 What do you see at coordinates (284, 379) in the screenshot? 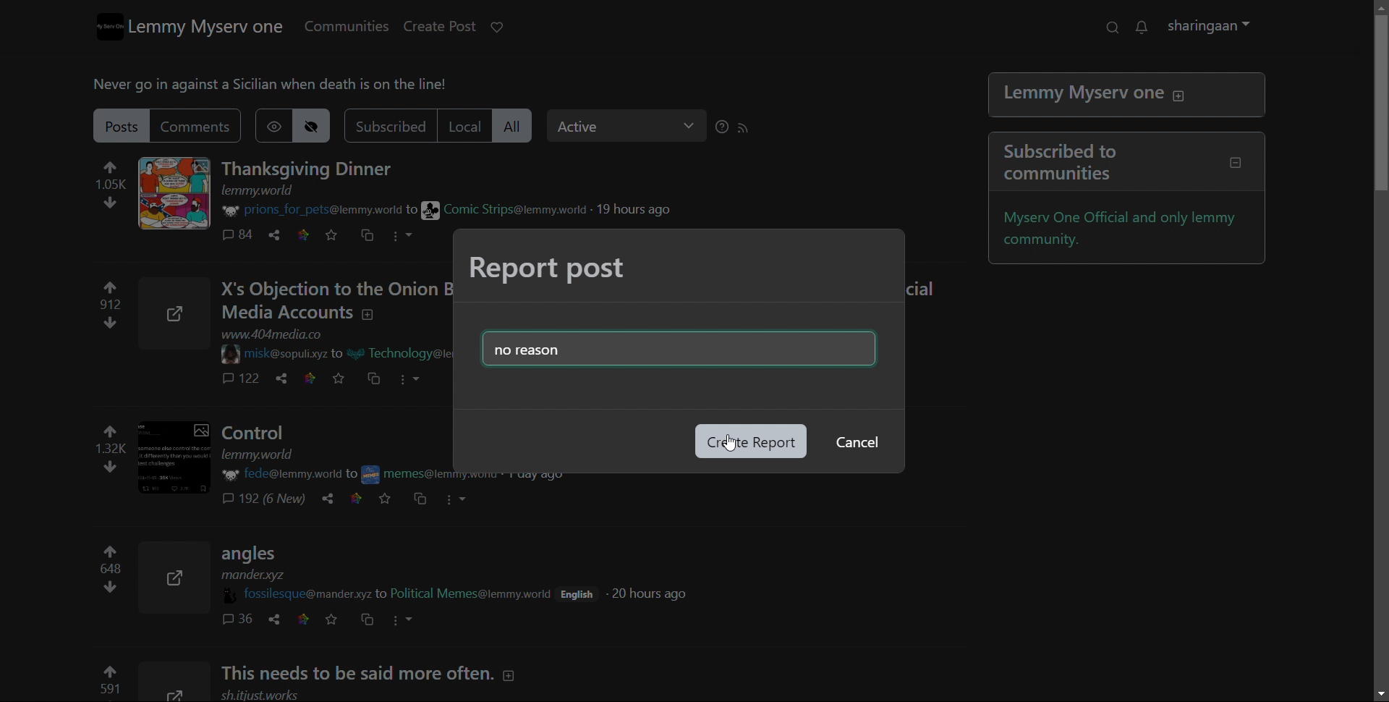
I see `share` at bounding box center [284, 379].